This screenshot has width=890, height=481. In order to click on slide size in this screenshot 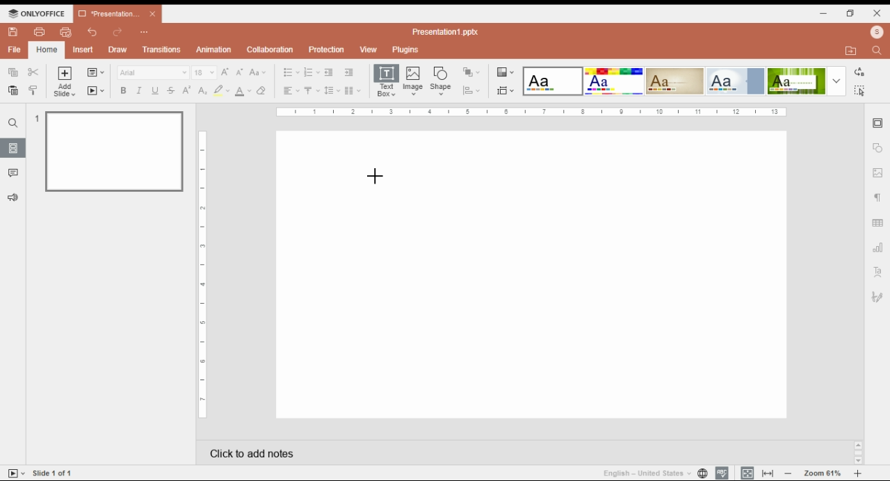, I will do `click(505, 91)`.